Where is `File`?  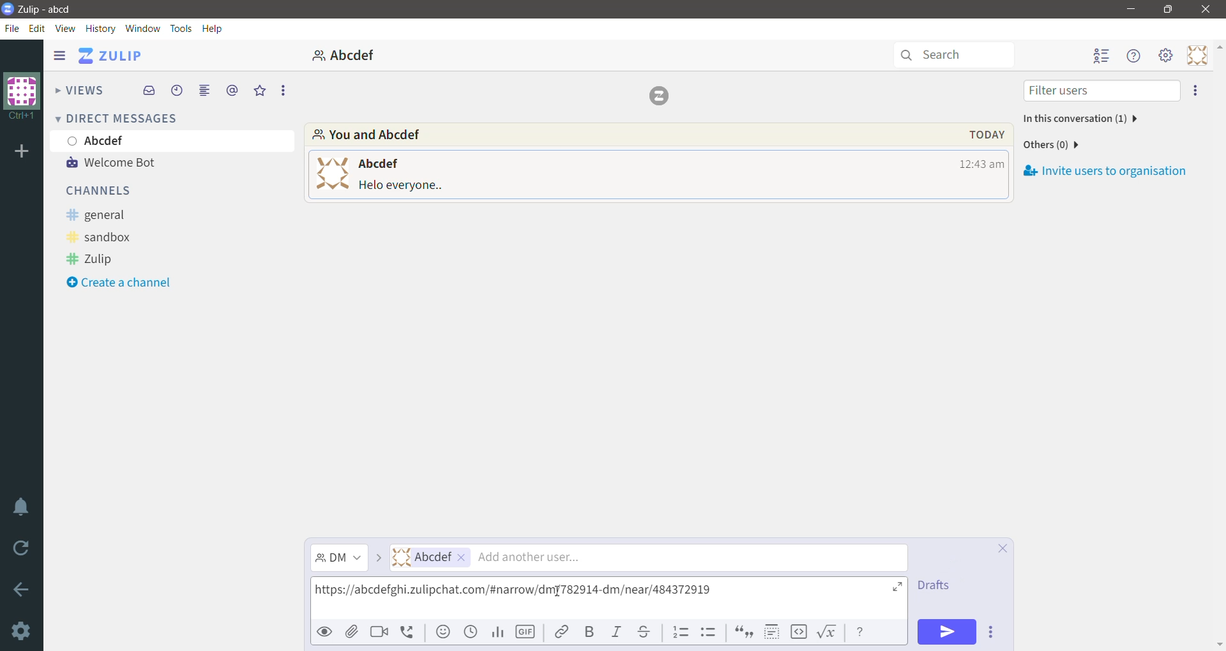 File is located at coordinates (12, 29).